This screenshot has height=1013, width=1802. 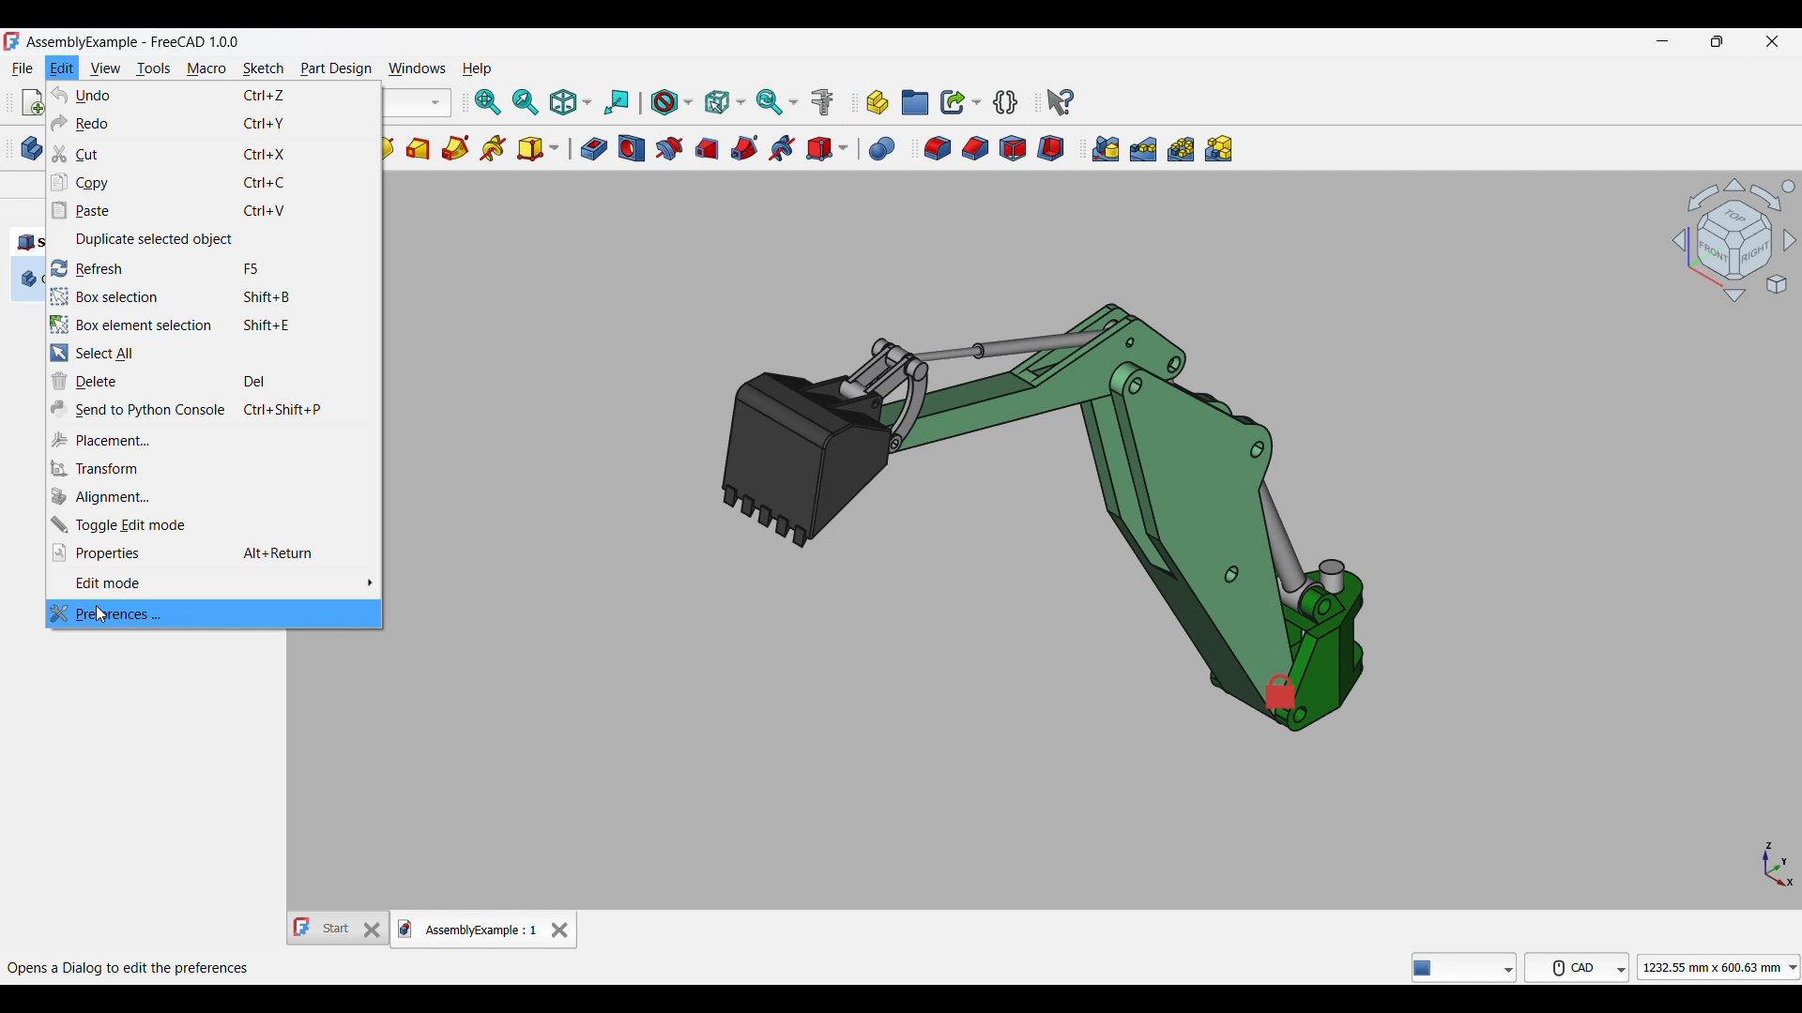 I want to click on What's this, so click(x=1061, y=102).